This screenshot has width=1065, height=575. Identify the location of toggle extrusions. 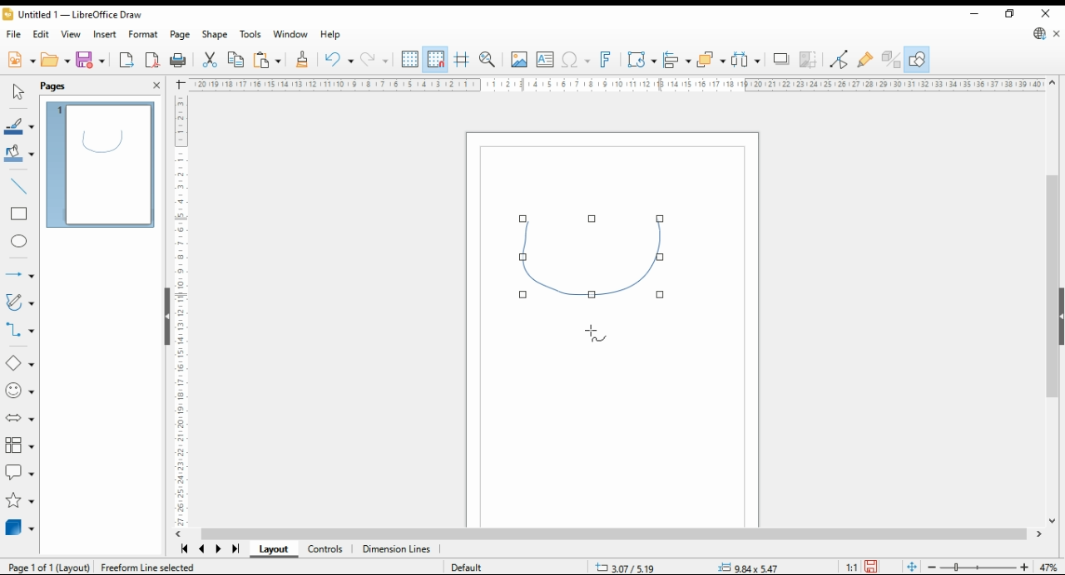
(890, 60).